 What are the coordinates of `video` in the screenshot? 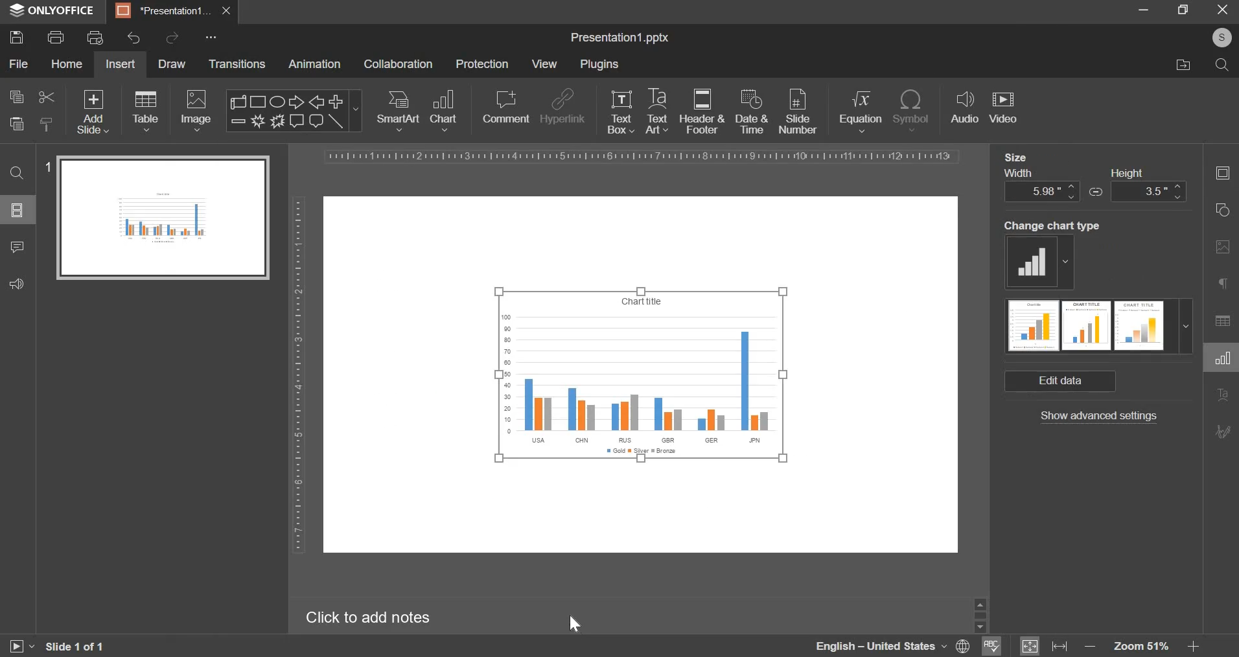 It's located at (1004, 106).